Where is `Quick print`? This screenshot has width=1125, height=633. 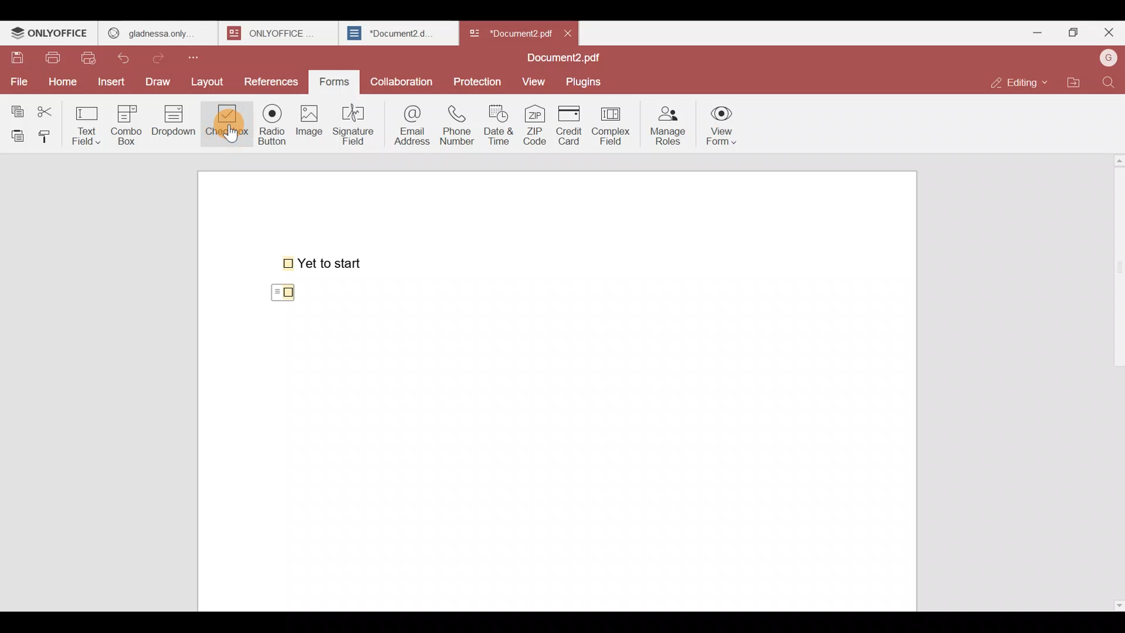 Quick print is located at coordinates (92, 57).